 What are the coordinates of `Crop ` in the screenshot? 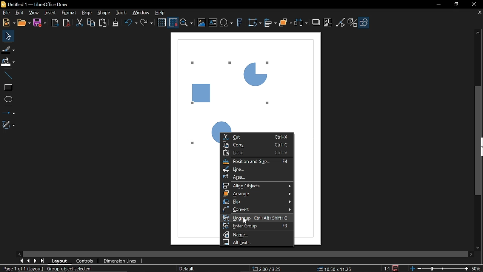 It's located at (328, 23).